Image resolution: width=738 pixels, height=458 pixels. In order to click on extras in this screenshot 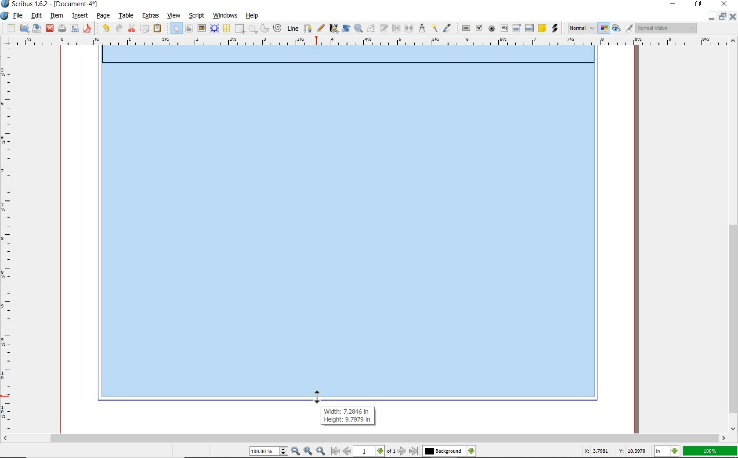, I will do `click(150, 16)`.